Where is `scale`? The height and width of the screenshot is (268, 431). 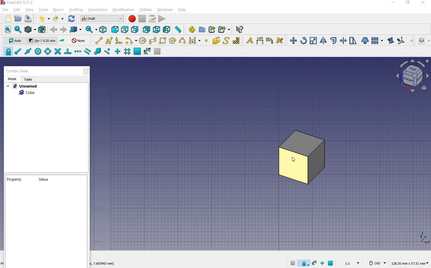 scale is located at coordinates (314, 40).